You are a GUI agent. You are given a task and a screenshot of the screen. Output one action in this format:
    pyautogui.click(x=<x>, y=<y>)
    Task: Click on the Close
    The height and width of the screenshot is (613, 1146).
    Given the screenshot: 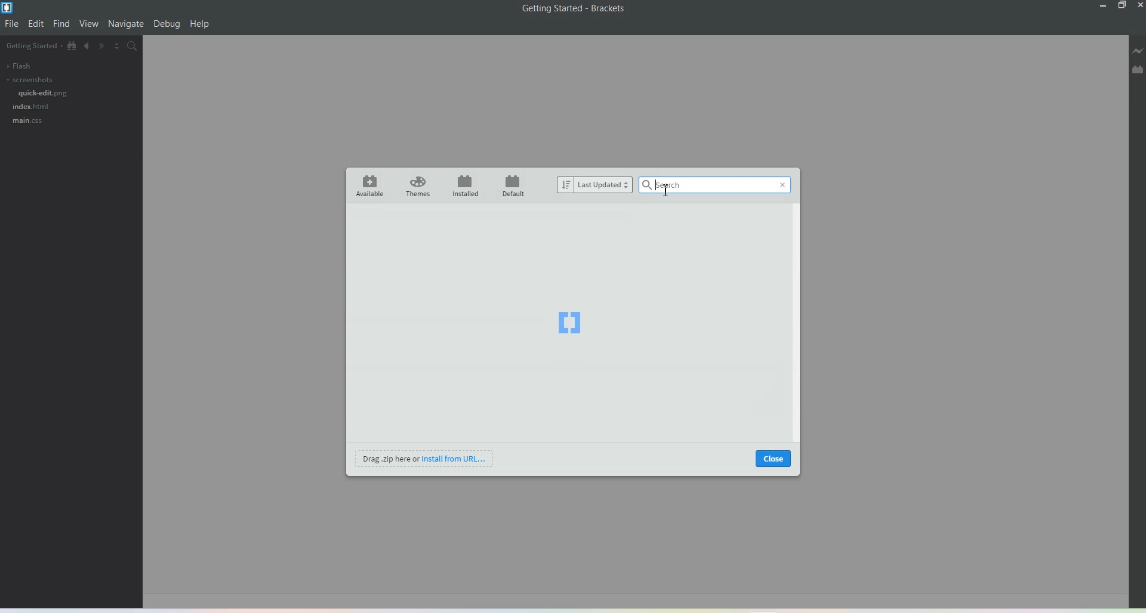 What is the action you would take?
    pyautogui.click(x=774, y=458)
    